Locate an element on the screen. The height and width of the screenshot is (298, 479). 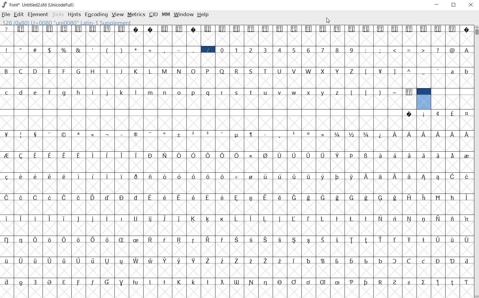
Symbol is located at coordinates (423, 197).